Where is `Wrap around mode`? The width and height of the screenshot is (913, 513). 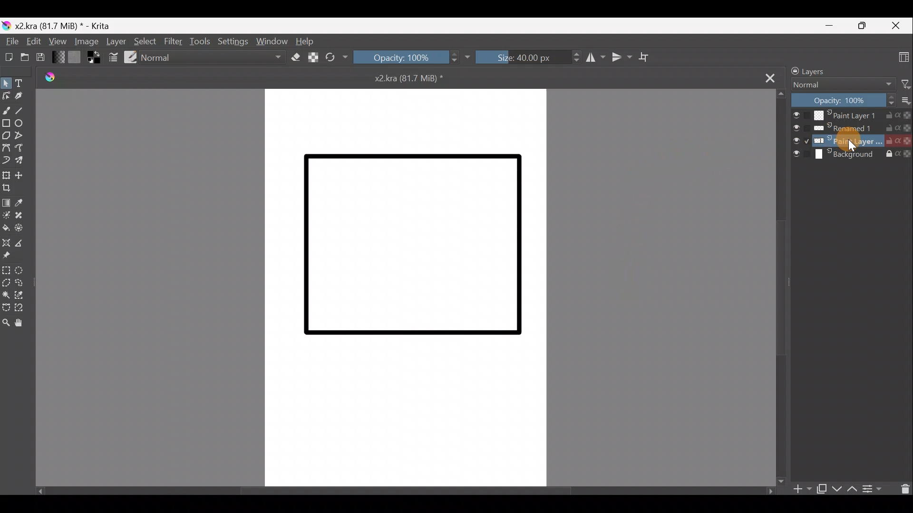
Wrap around mode is located at coordinates (647, 57).